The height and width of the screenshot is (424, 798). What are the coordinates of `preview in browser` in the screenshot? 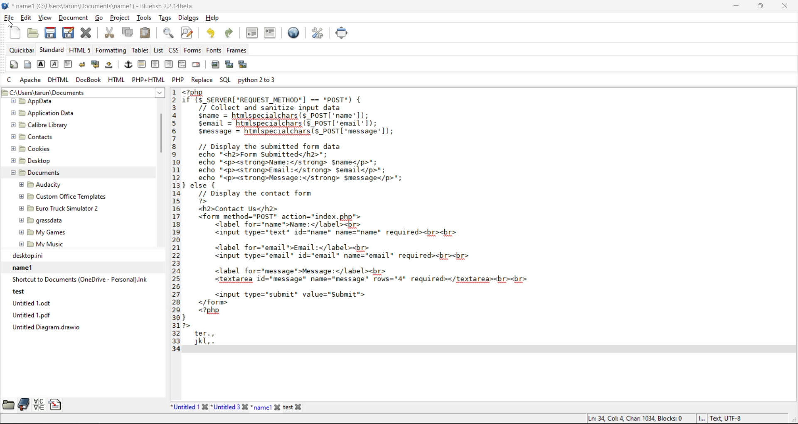 It's located at (296, 32).